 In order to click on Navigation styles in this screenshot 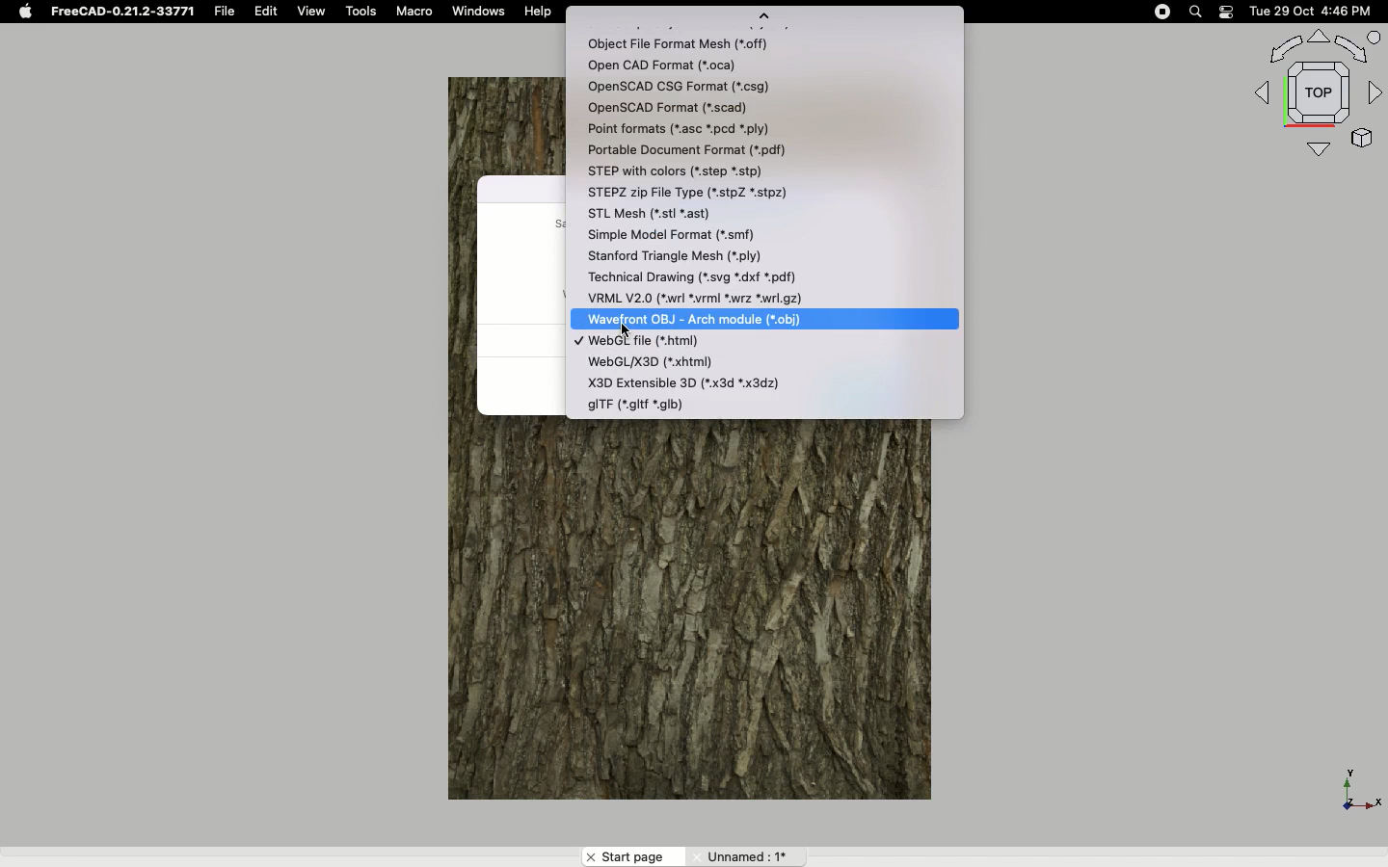, I will do `click(1315, 92)`.